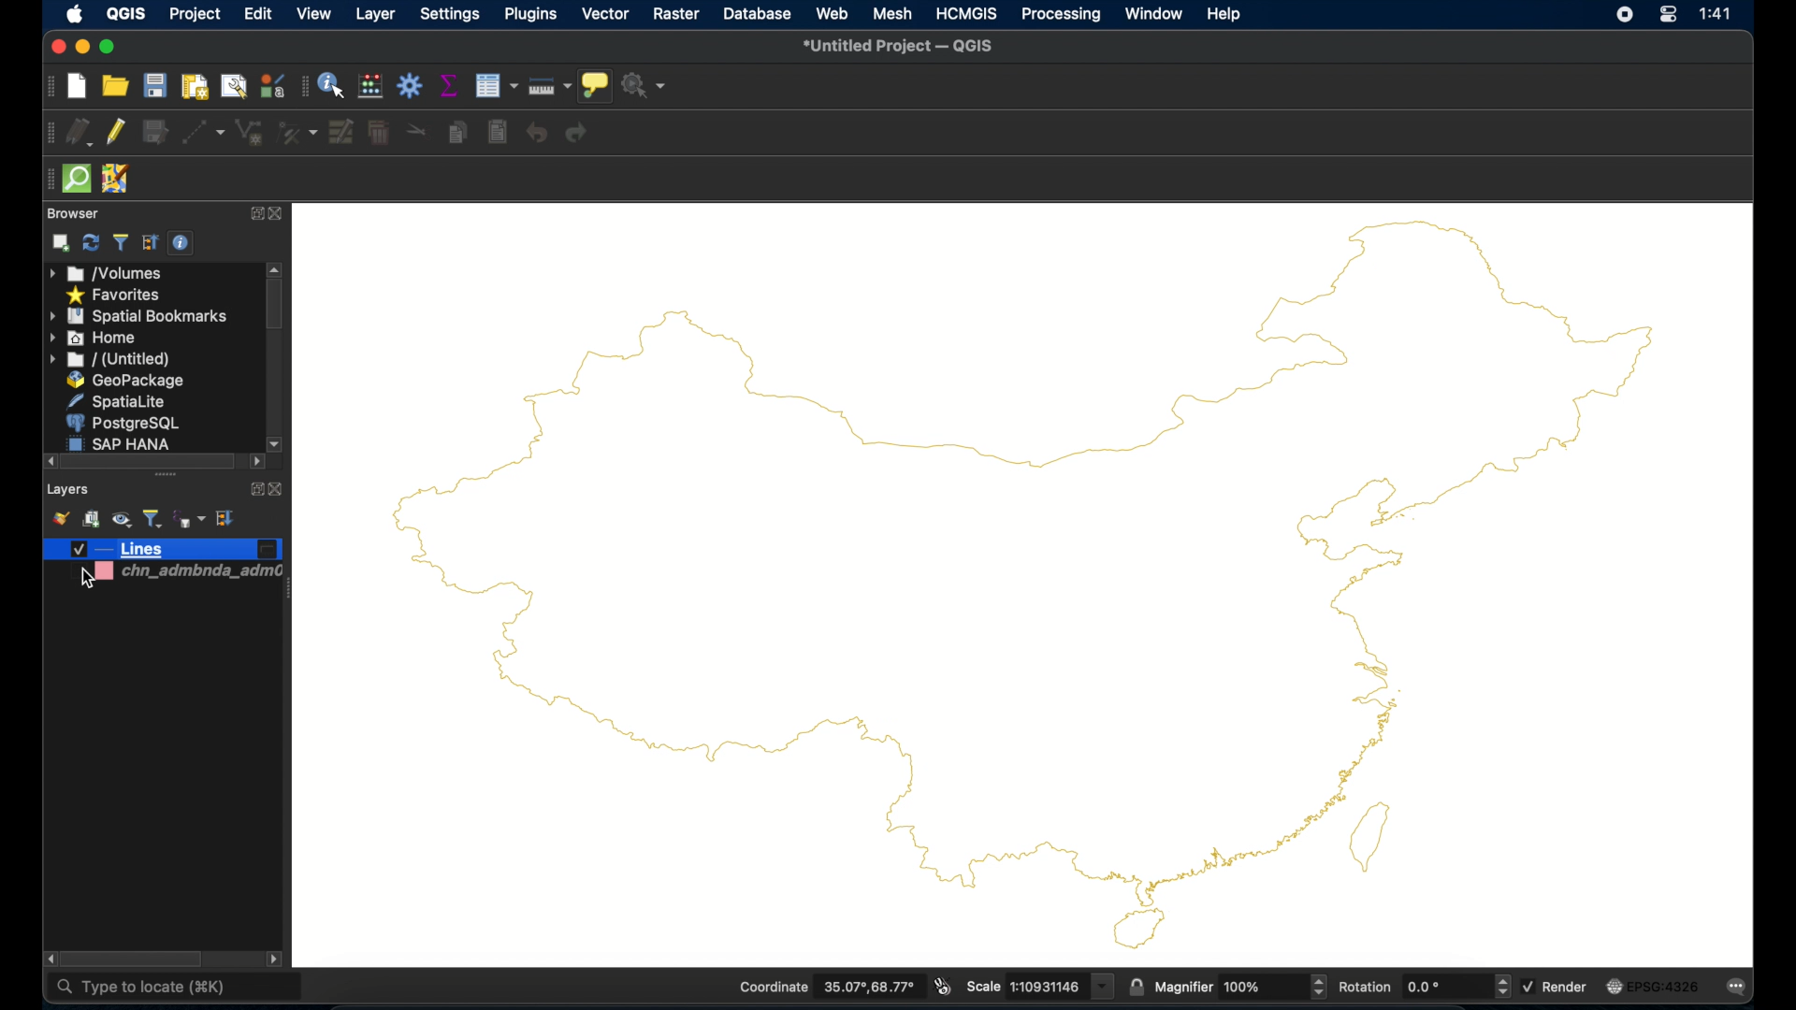  I want to click on save project, so click(154, 85).